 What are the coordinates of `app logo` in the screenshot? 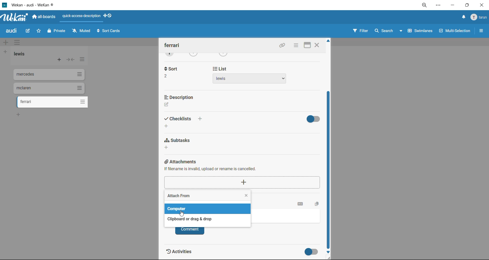 It's located at (17, 18).